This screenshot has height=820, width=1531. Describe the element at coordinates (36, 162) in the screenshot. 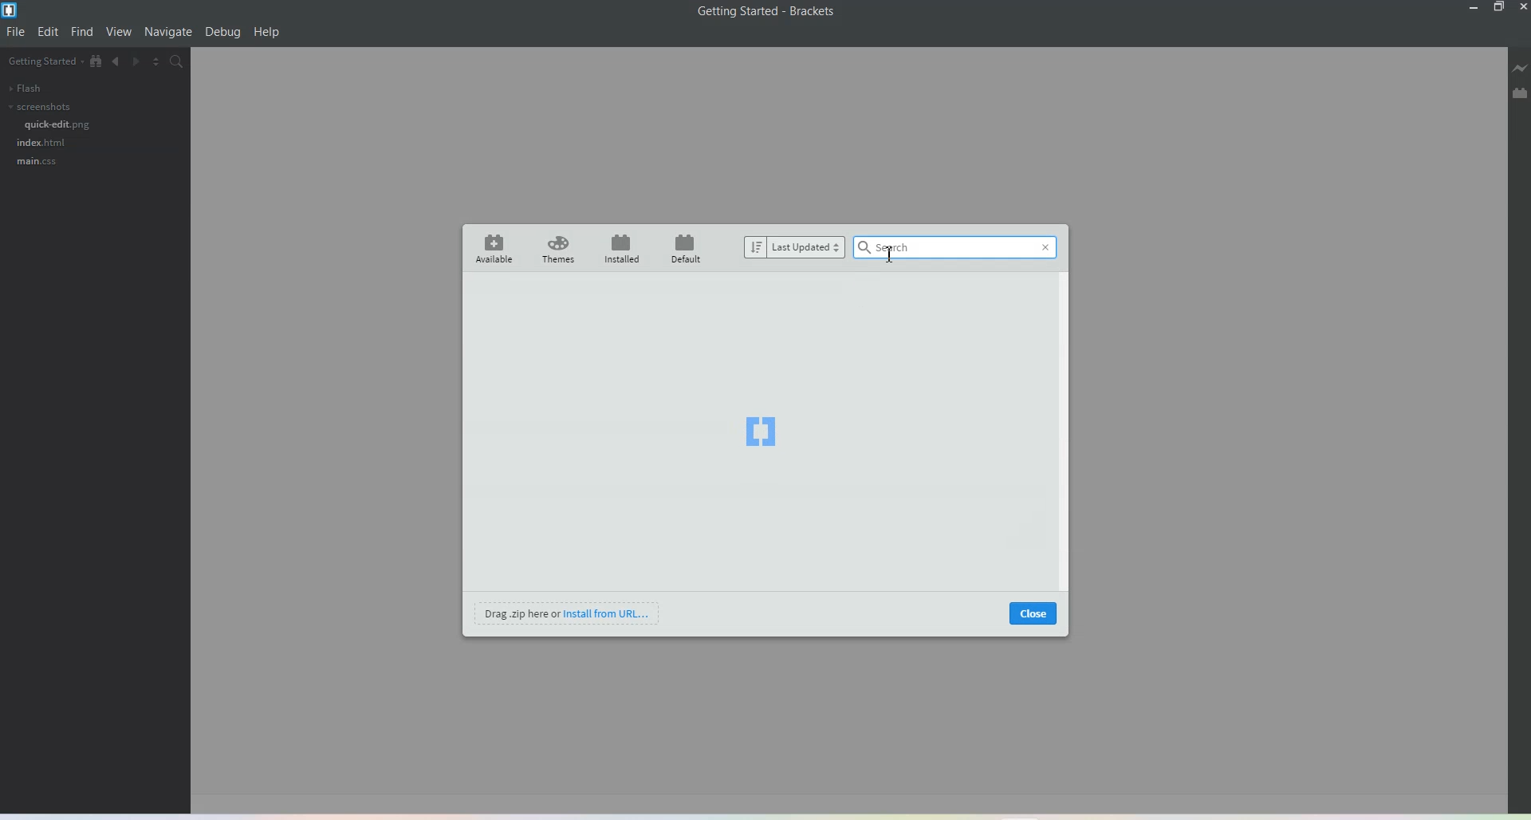

I see `main.css` at that location.